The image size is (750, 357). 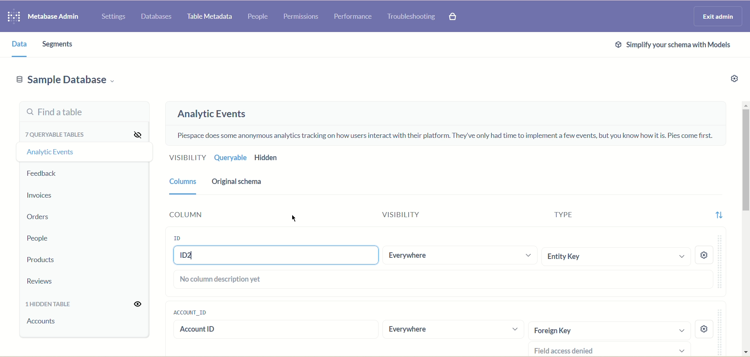 What do you see at coordinates (36, 238) in the screenshot?
I see `People` at bounding box center [36, 238].